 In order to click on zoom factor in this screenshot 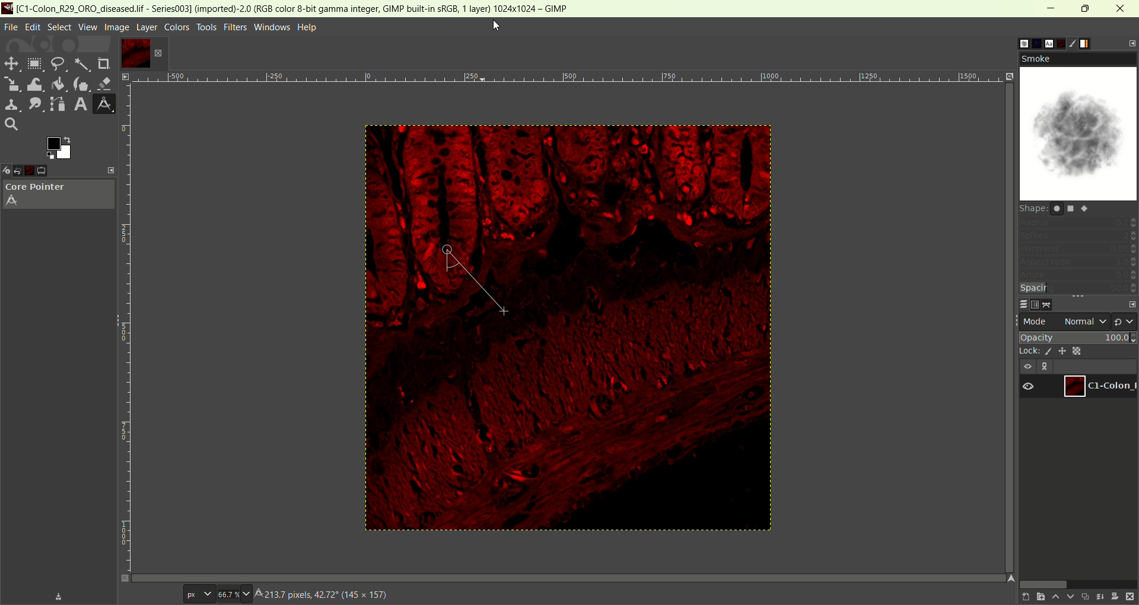, I will do `click(235, 593)`.